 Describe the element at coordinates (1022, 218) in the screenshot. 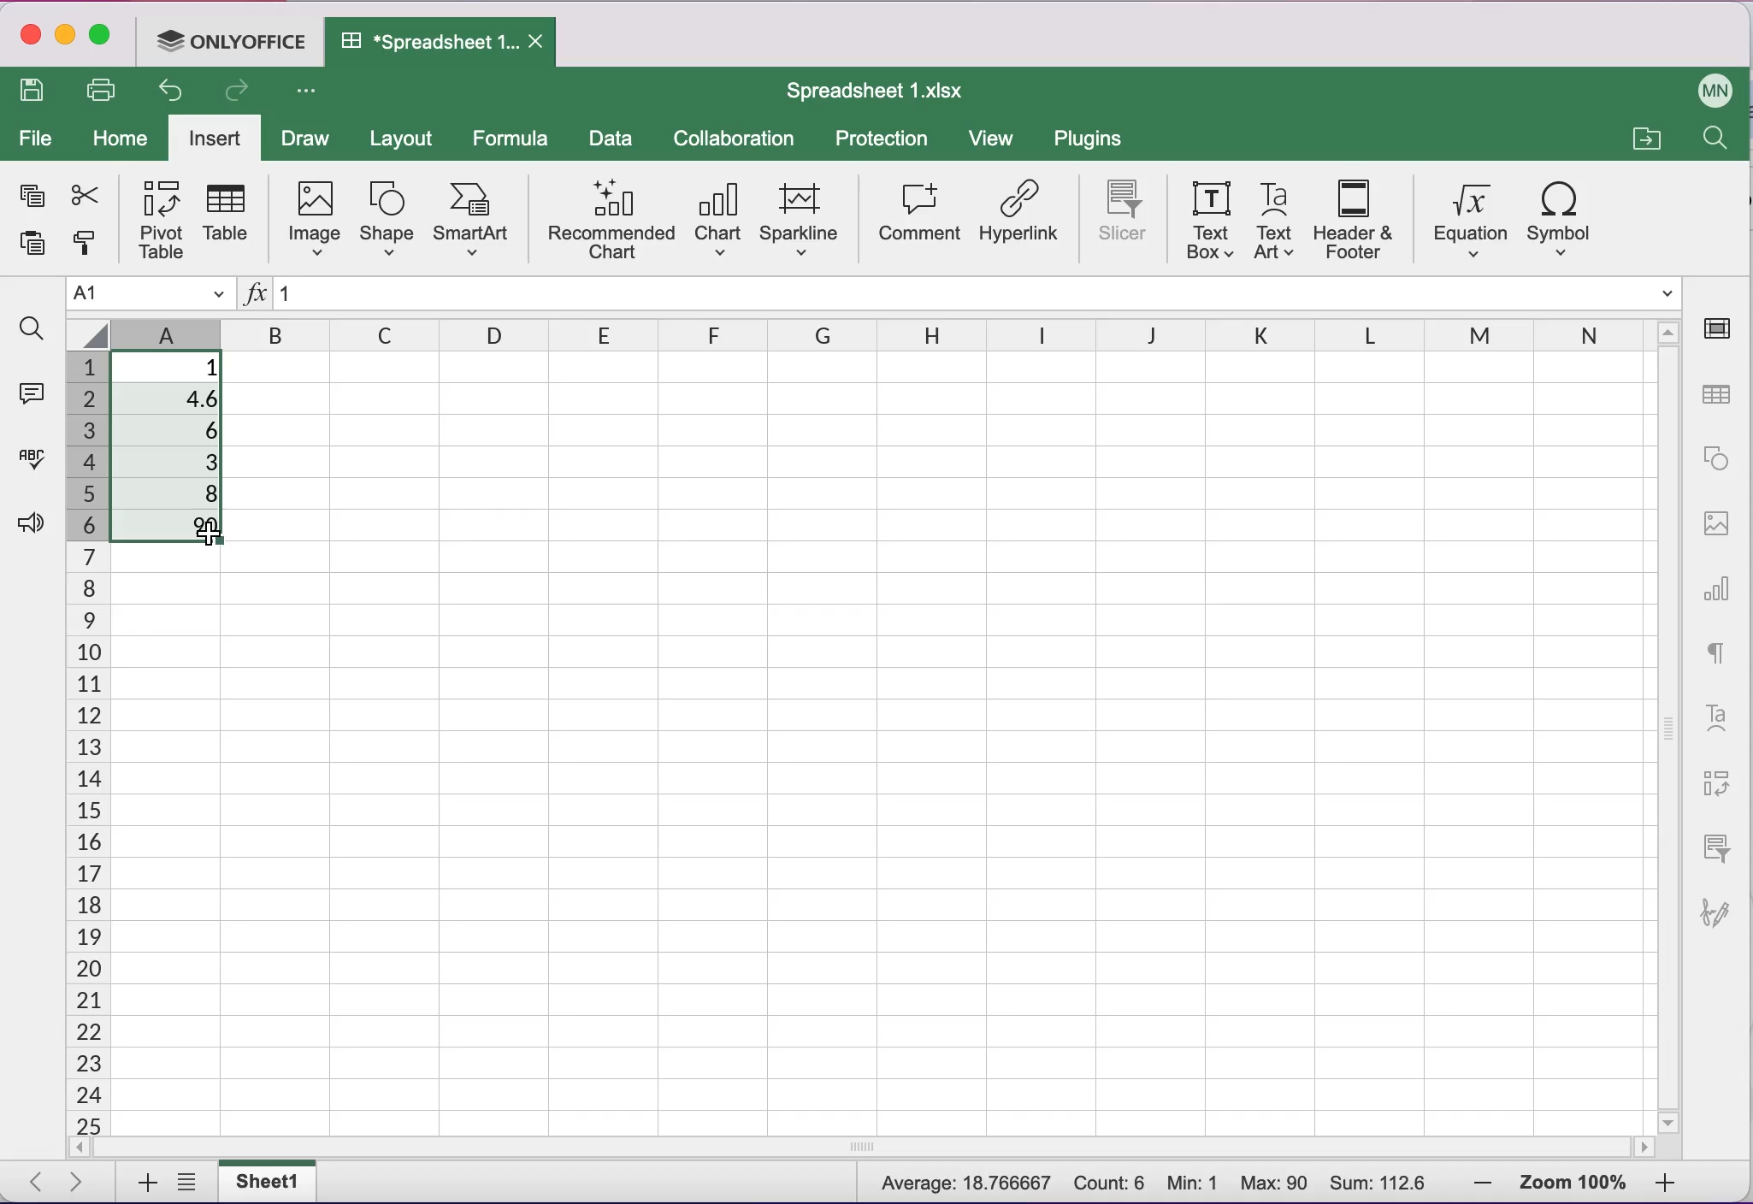

I see `hyperlink` at that location.